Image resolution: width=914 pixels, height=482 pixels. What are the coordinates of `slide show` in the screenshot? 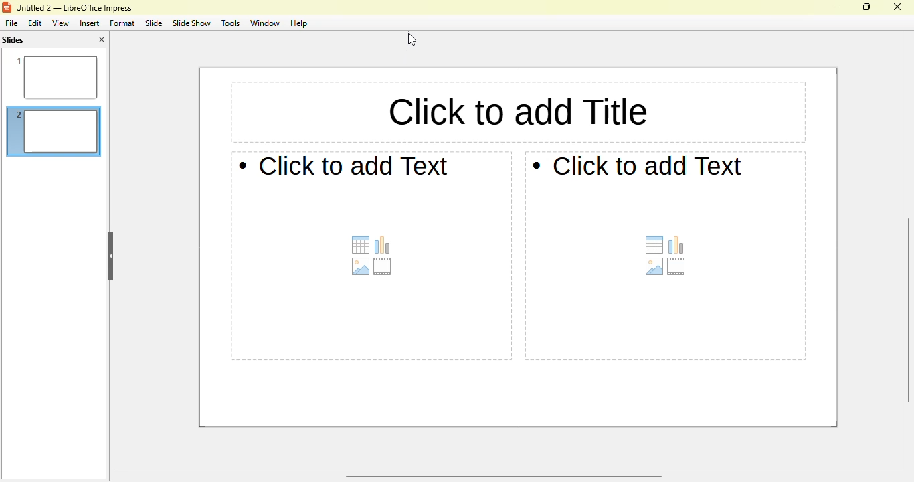 It's located at (191, 23).